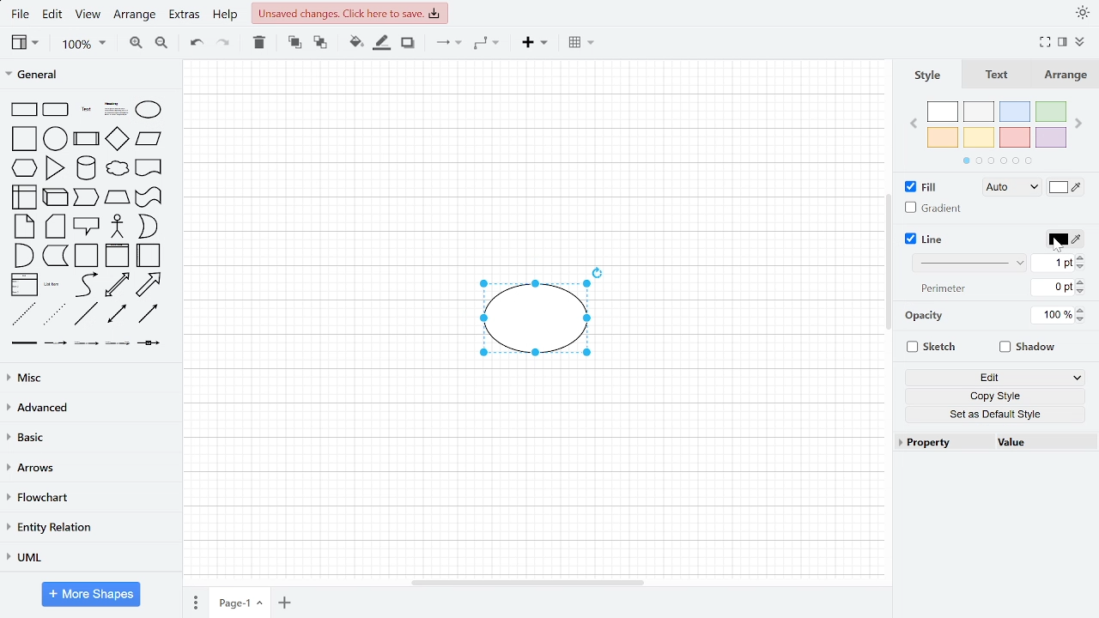 Image resolution: width=1099 pixels, height=618 pixels. Describe the element at coordinates (258, 44) in the screenshot. I see `delete` at that location.